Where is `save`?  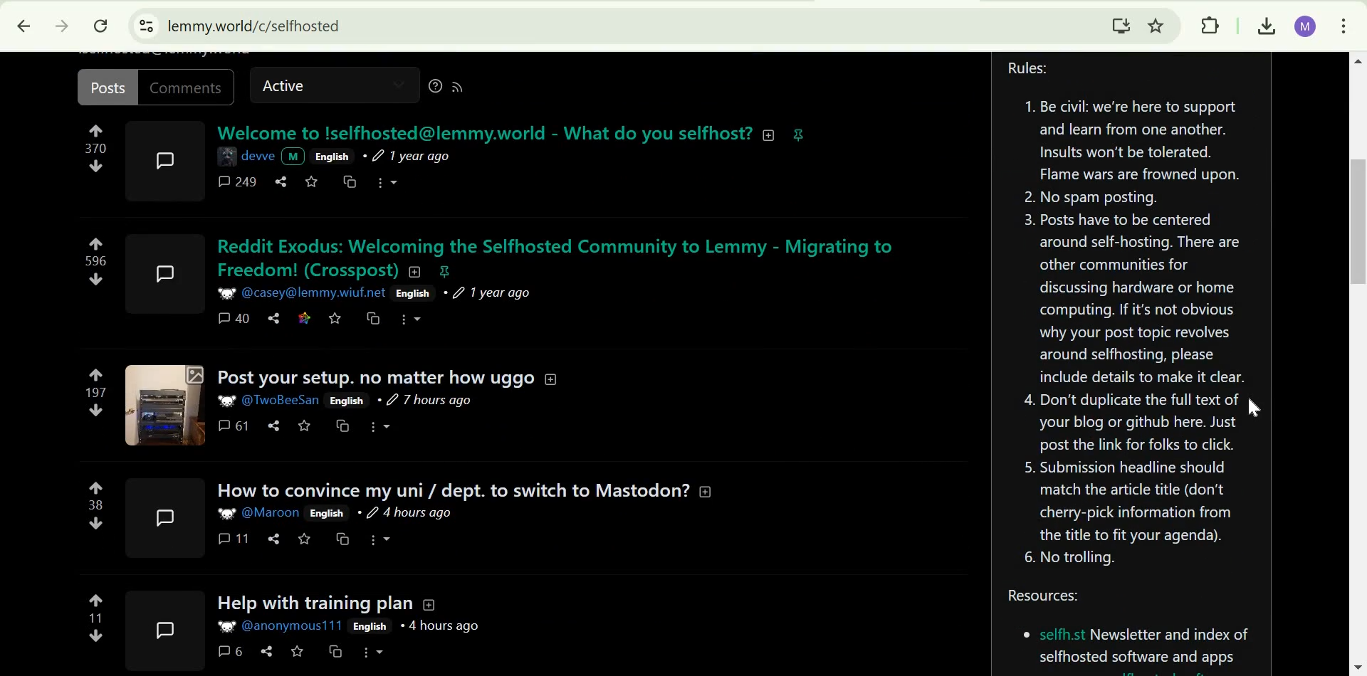 save is located at coordinates (337, 318).